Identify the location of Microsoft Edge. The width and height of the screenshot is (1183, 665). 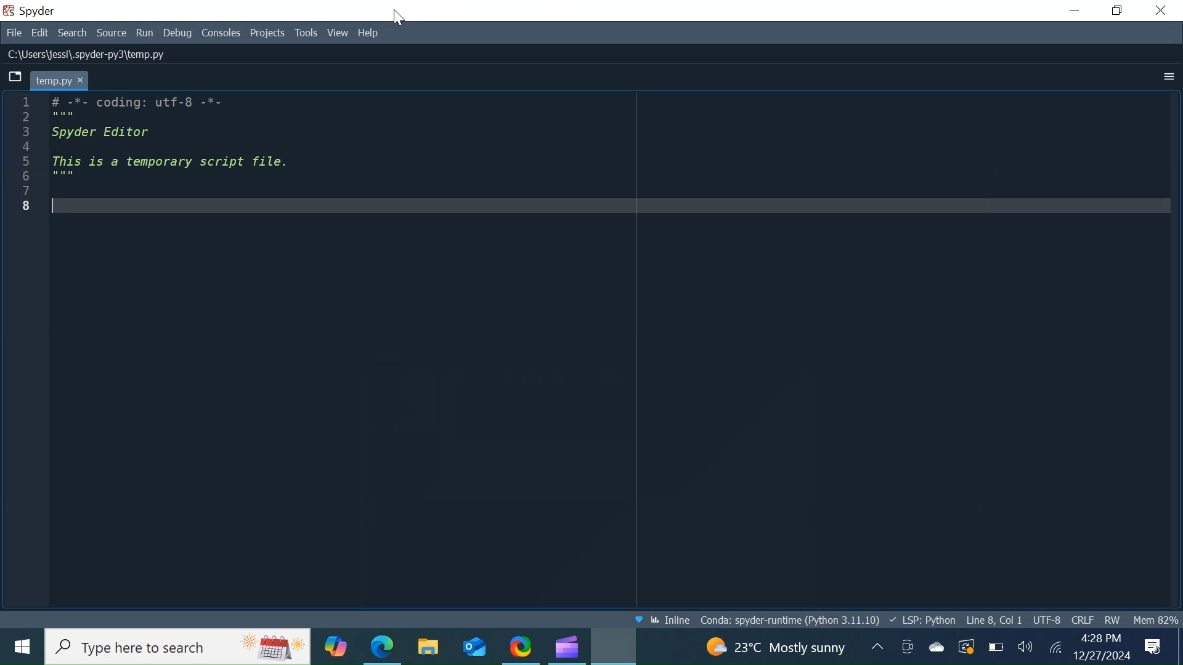
(380, 647).